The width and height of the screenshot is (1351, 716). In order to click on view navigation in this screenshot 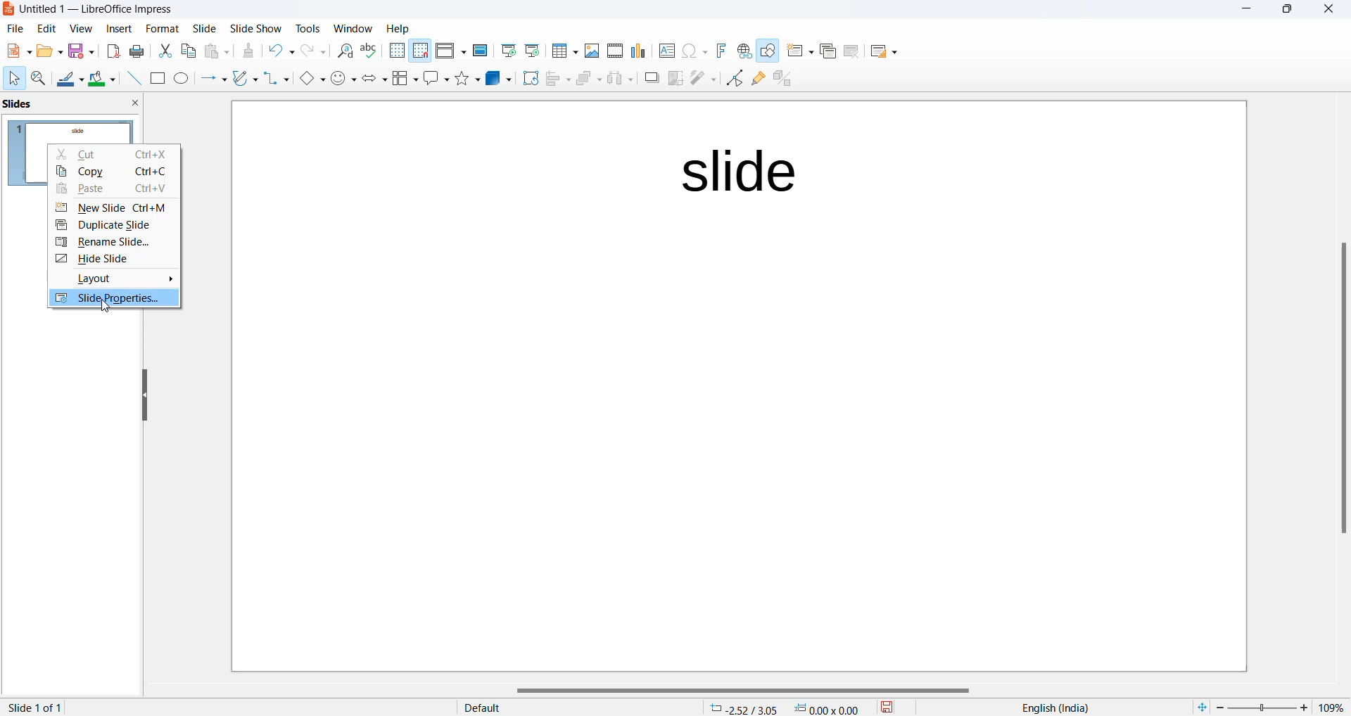, I will do `click(81, 27)`.